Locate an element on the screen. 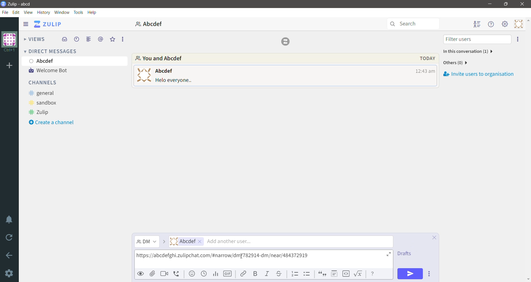 This screenshot has height=282, width=531. Views is located at coordinates (34, 38).